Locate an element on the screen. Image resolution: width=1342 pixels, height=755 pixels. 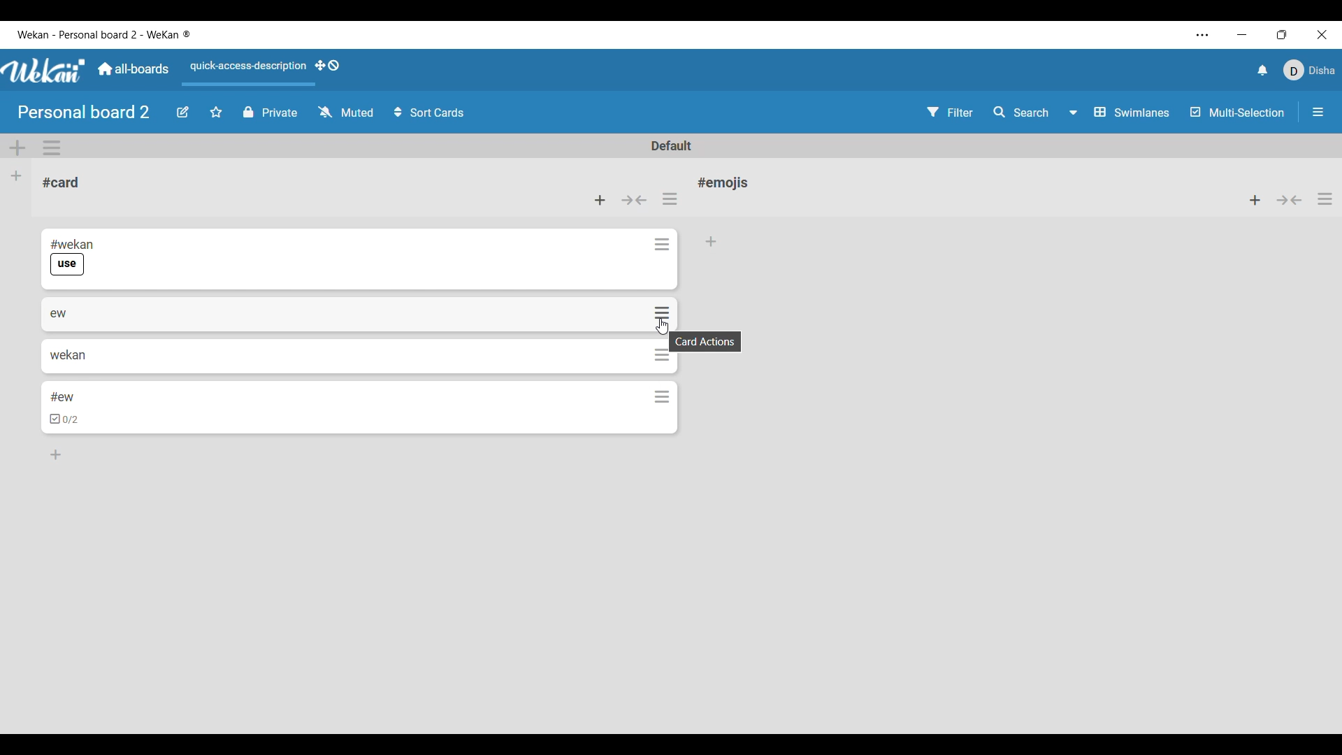
Add card to bottom of list is located at coordinates (55, 454).